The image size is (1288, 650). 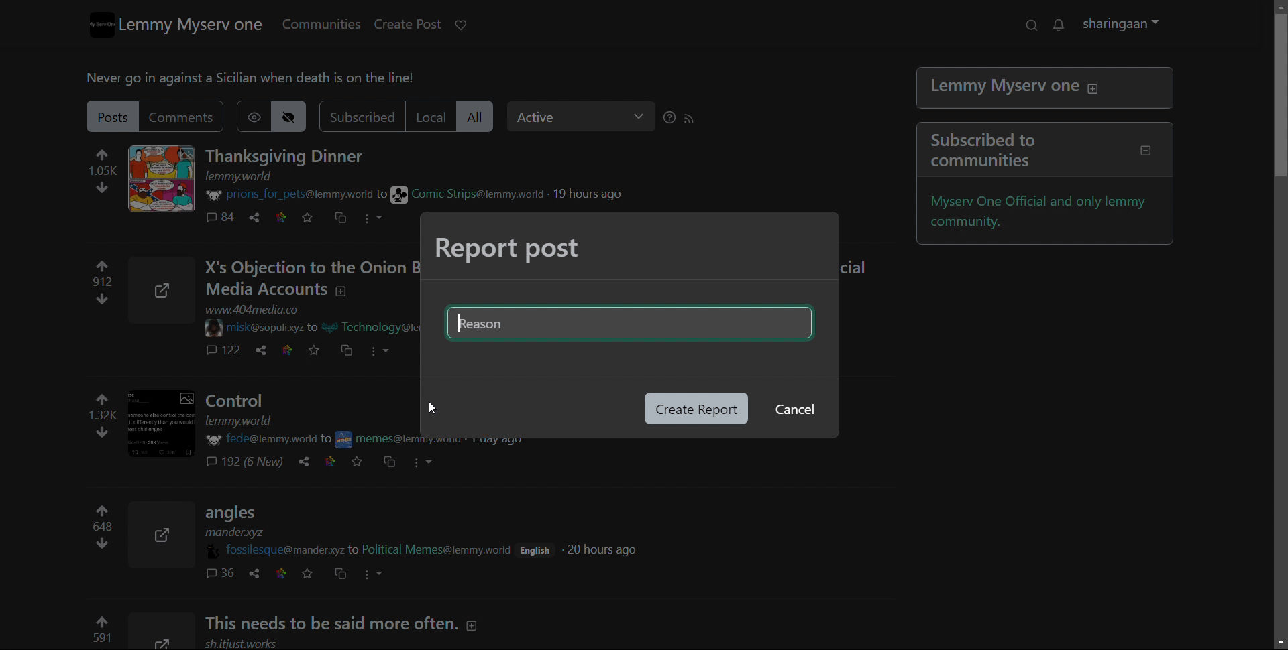 I want to click on Scroll arrow up, so click(x=1275, y=7).